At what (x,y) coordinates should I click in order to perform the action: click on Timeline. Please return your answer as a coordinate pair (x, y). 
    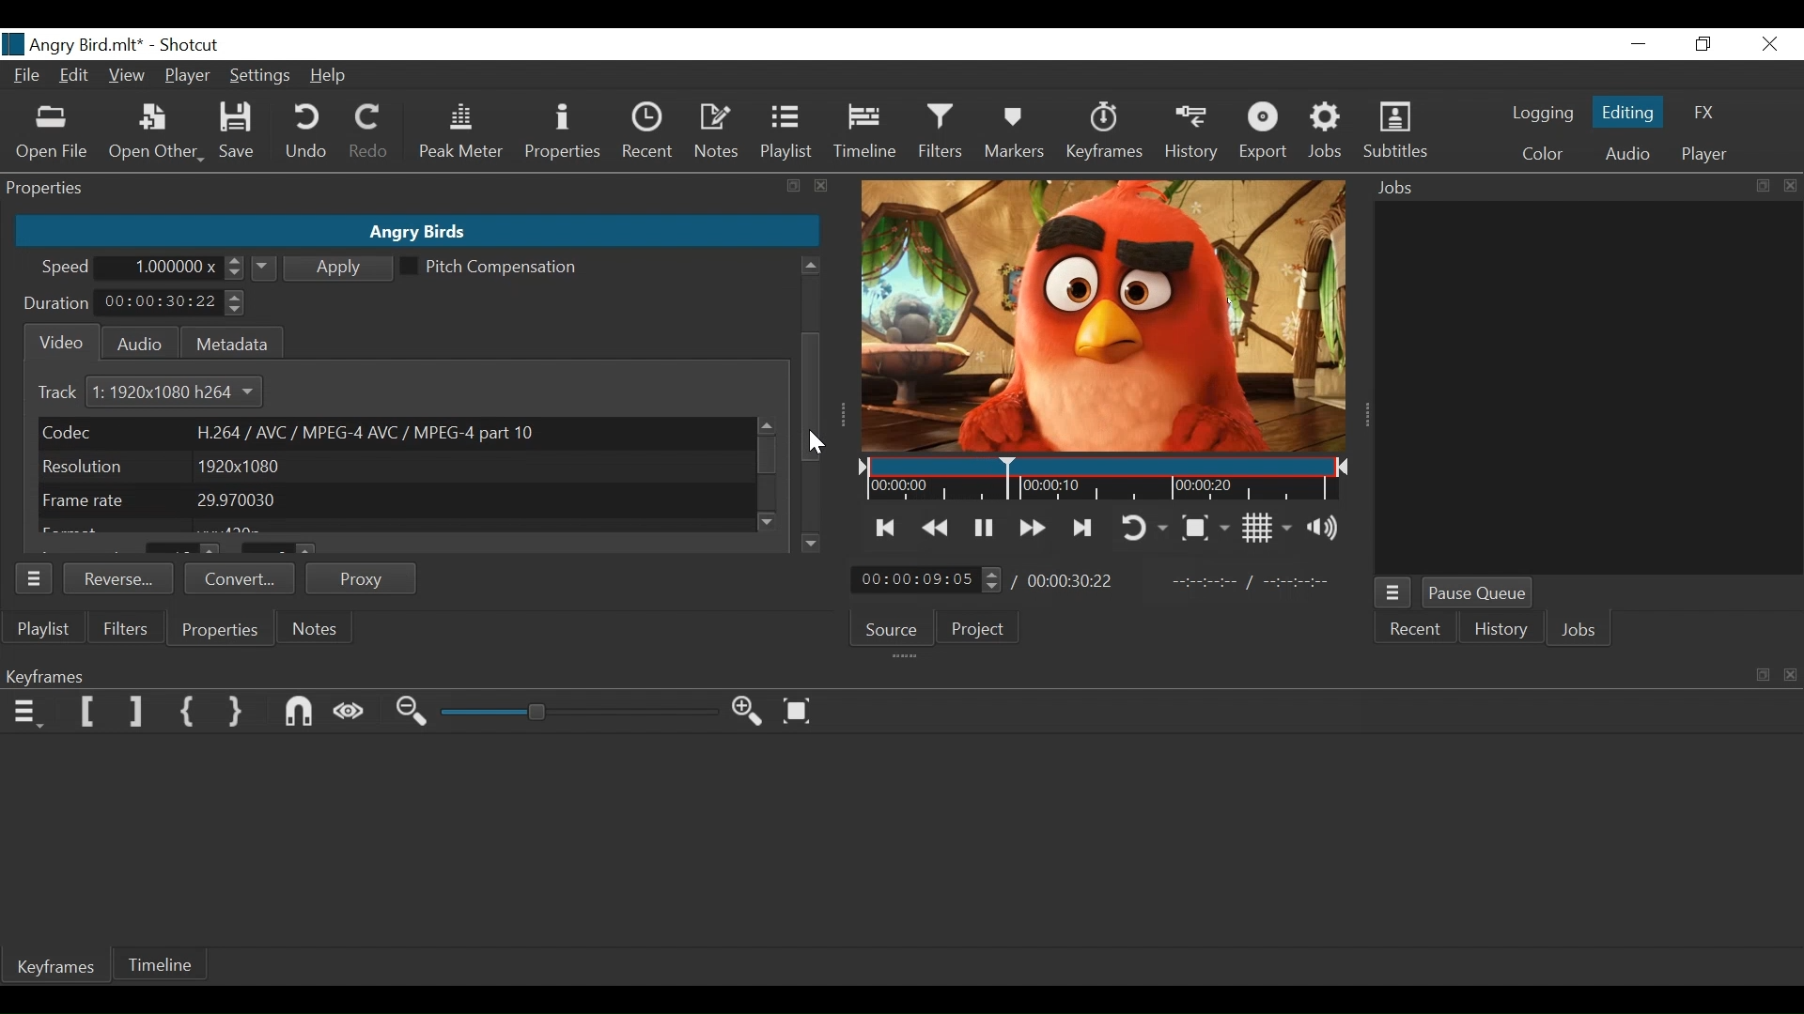
    Looking at the image, I should click on (163, 966).